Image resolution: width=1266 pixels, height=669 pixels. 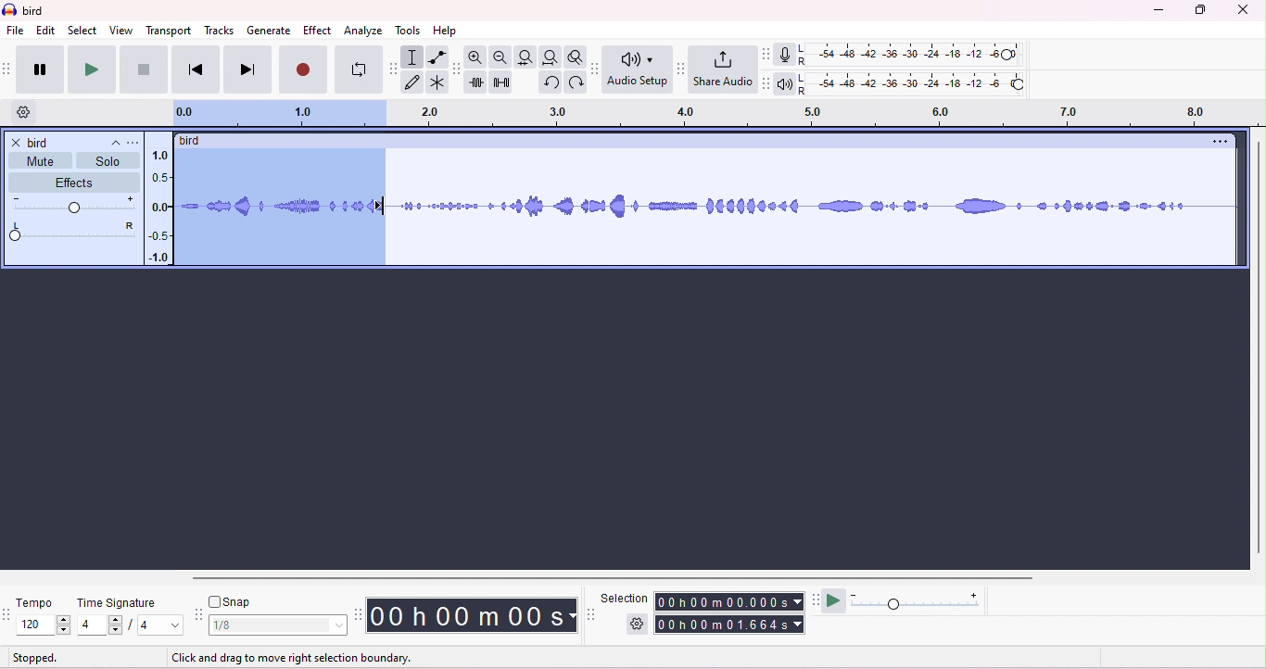 I want to click on 00h00m0.000s (start time) , so click(x=730, y=600).